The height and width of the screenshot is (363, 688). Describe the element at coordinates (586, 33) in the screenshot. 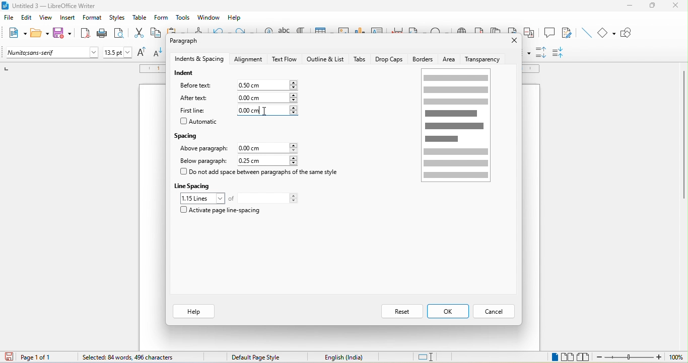

I see `insert line` at that location.